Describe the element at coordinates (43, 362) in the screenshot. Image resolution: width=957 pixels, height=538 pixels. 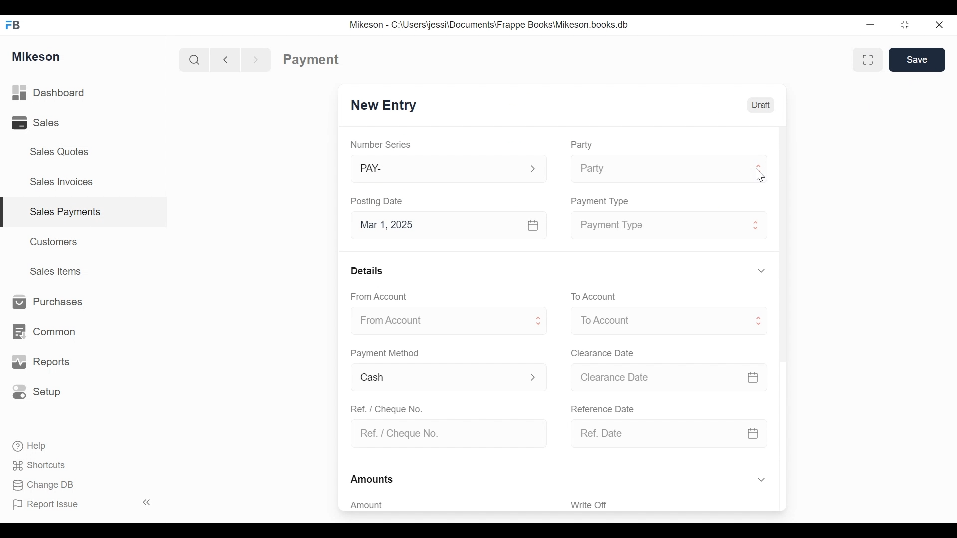
I see `Reports` at that location.